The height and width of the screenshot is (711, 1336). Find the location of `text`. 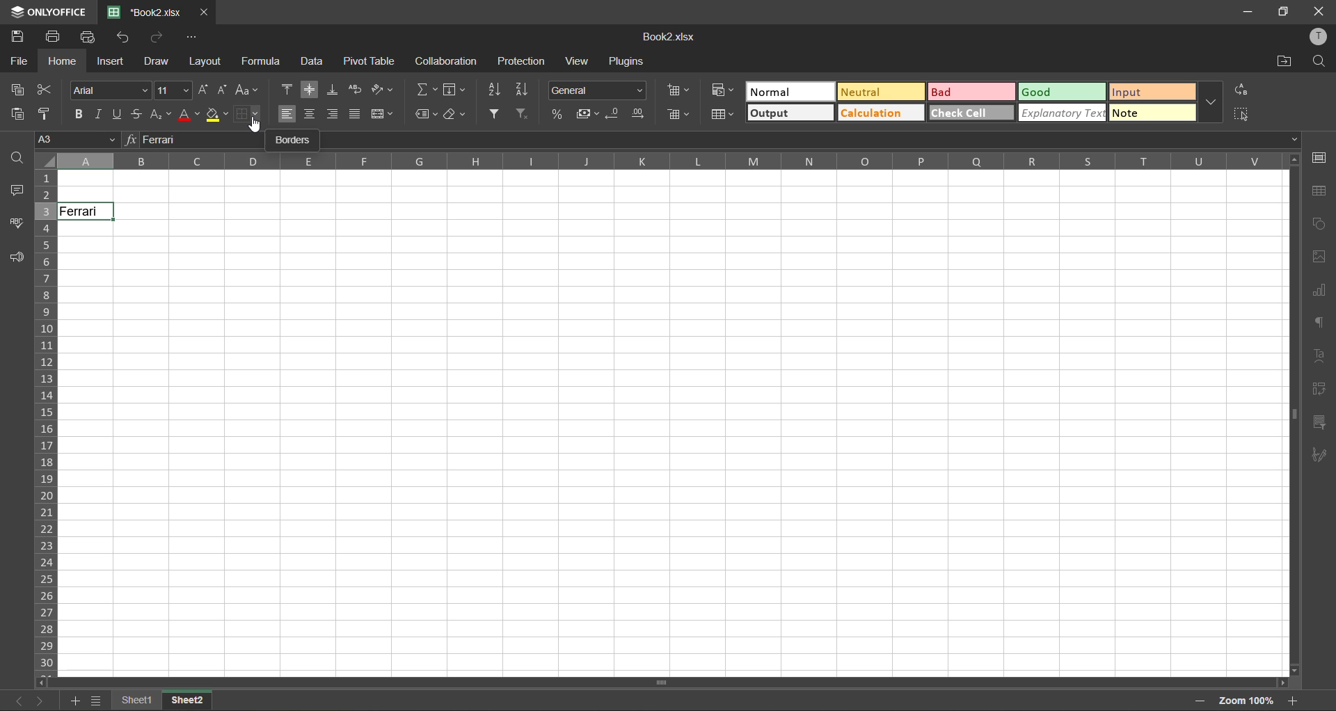

text is located at coordinates (1316, 354).